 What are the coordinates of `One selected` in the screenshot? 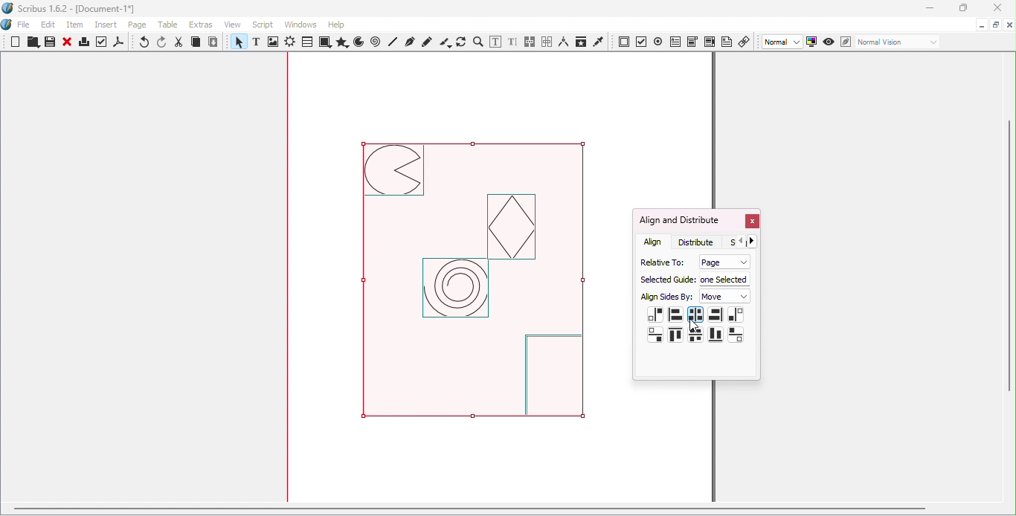 It's located at (725, 278).